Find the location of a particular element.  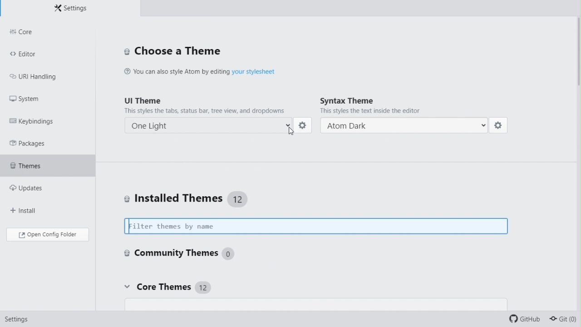

URI Handling is located at coordinates (41, 79).